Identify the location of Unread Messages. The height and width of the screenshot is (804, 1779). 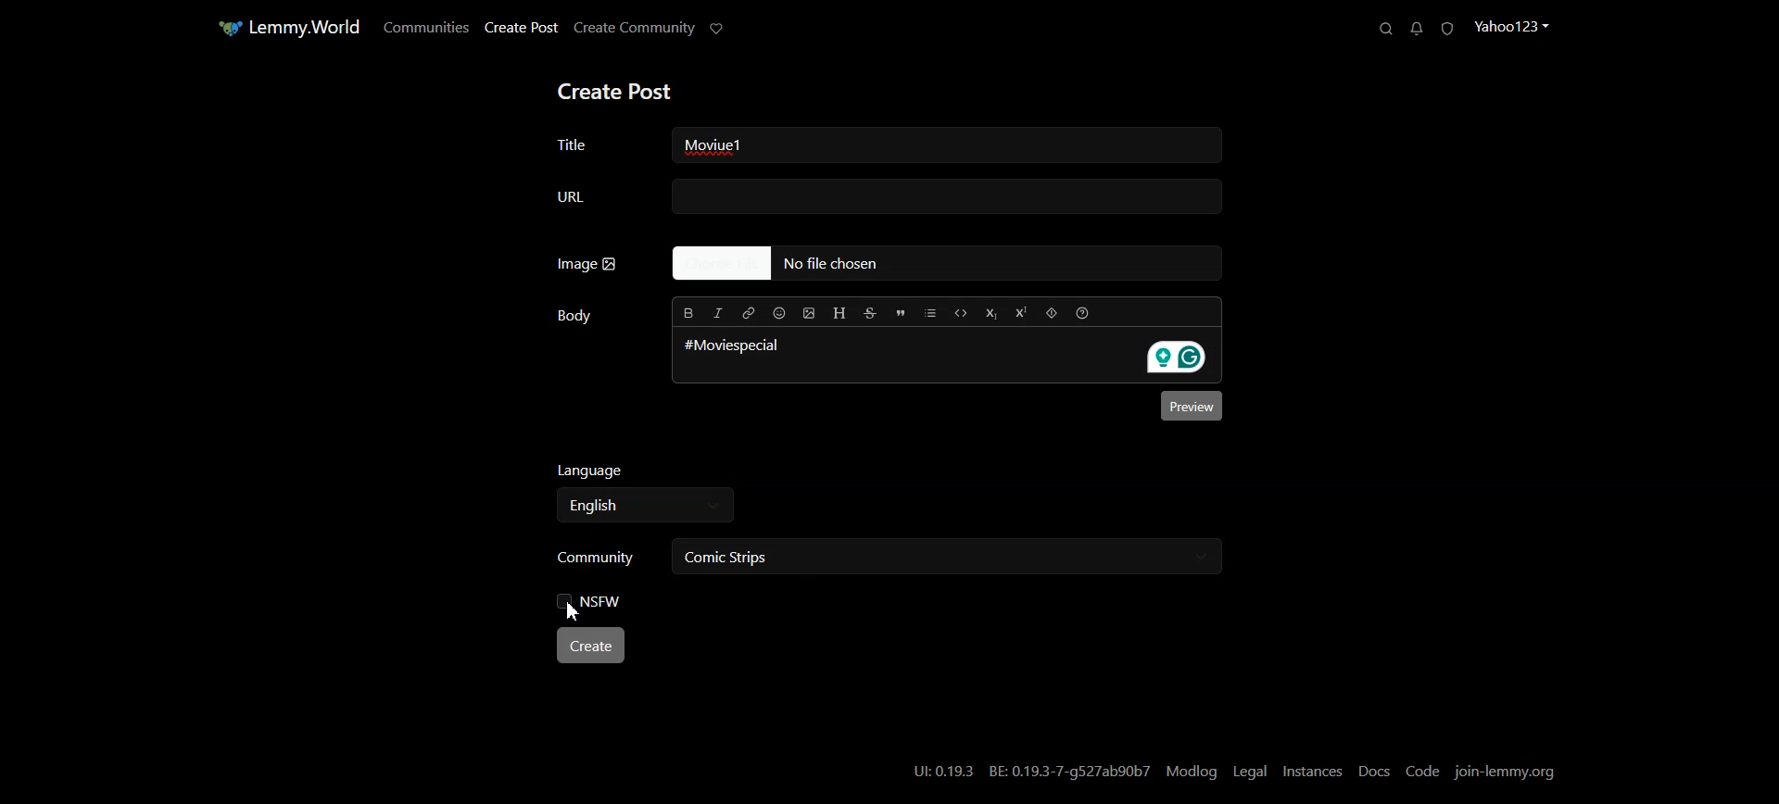
(1414, 29).